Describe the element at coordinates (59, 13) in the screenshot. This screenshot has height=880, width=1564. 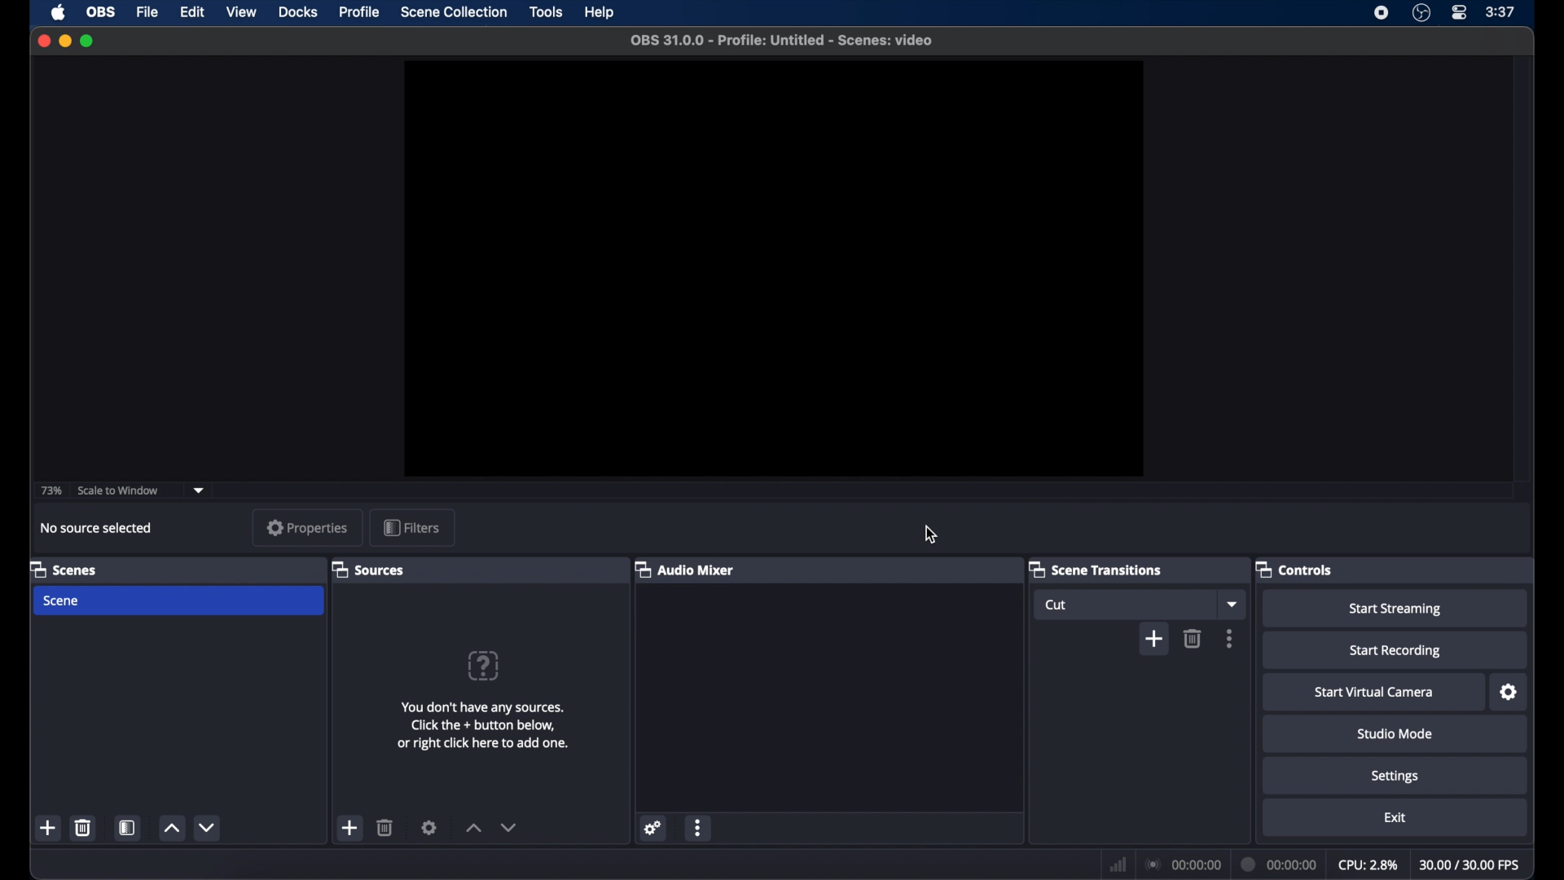
I see `apple icon` at that location.